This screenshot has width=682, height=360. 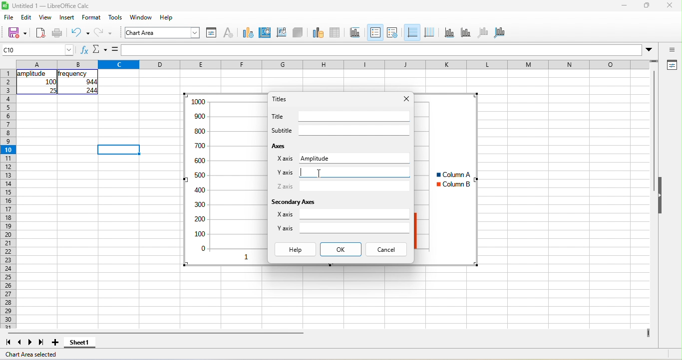 I want to click on chart wall, so click(x=281, y=33).